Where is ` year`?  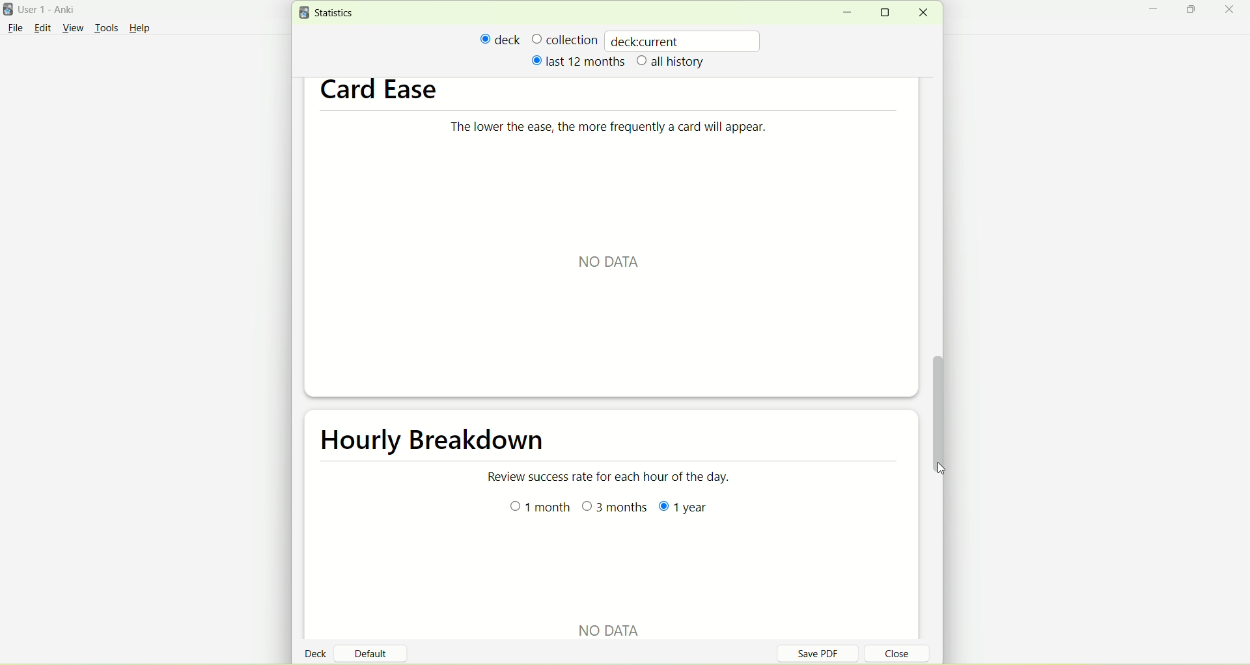  year is located at coordinates (687, 510).